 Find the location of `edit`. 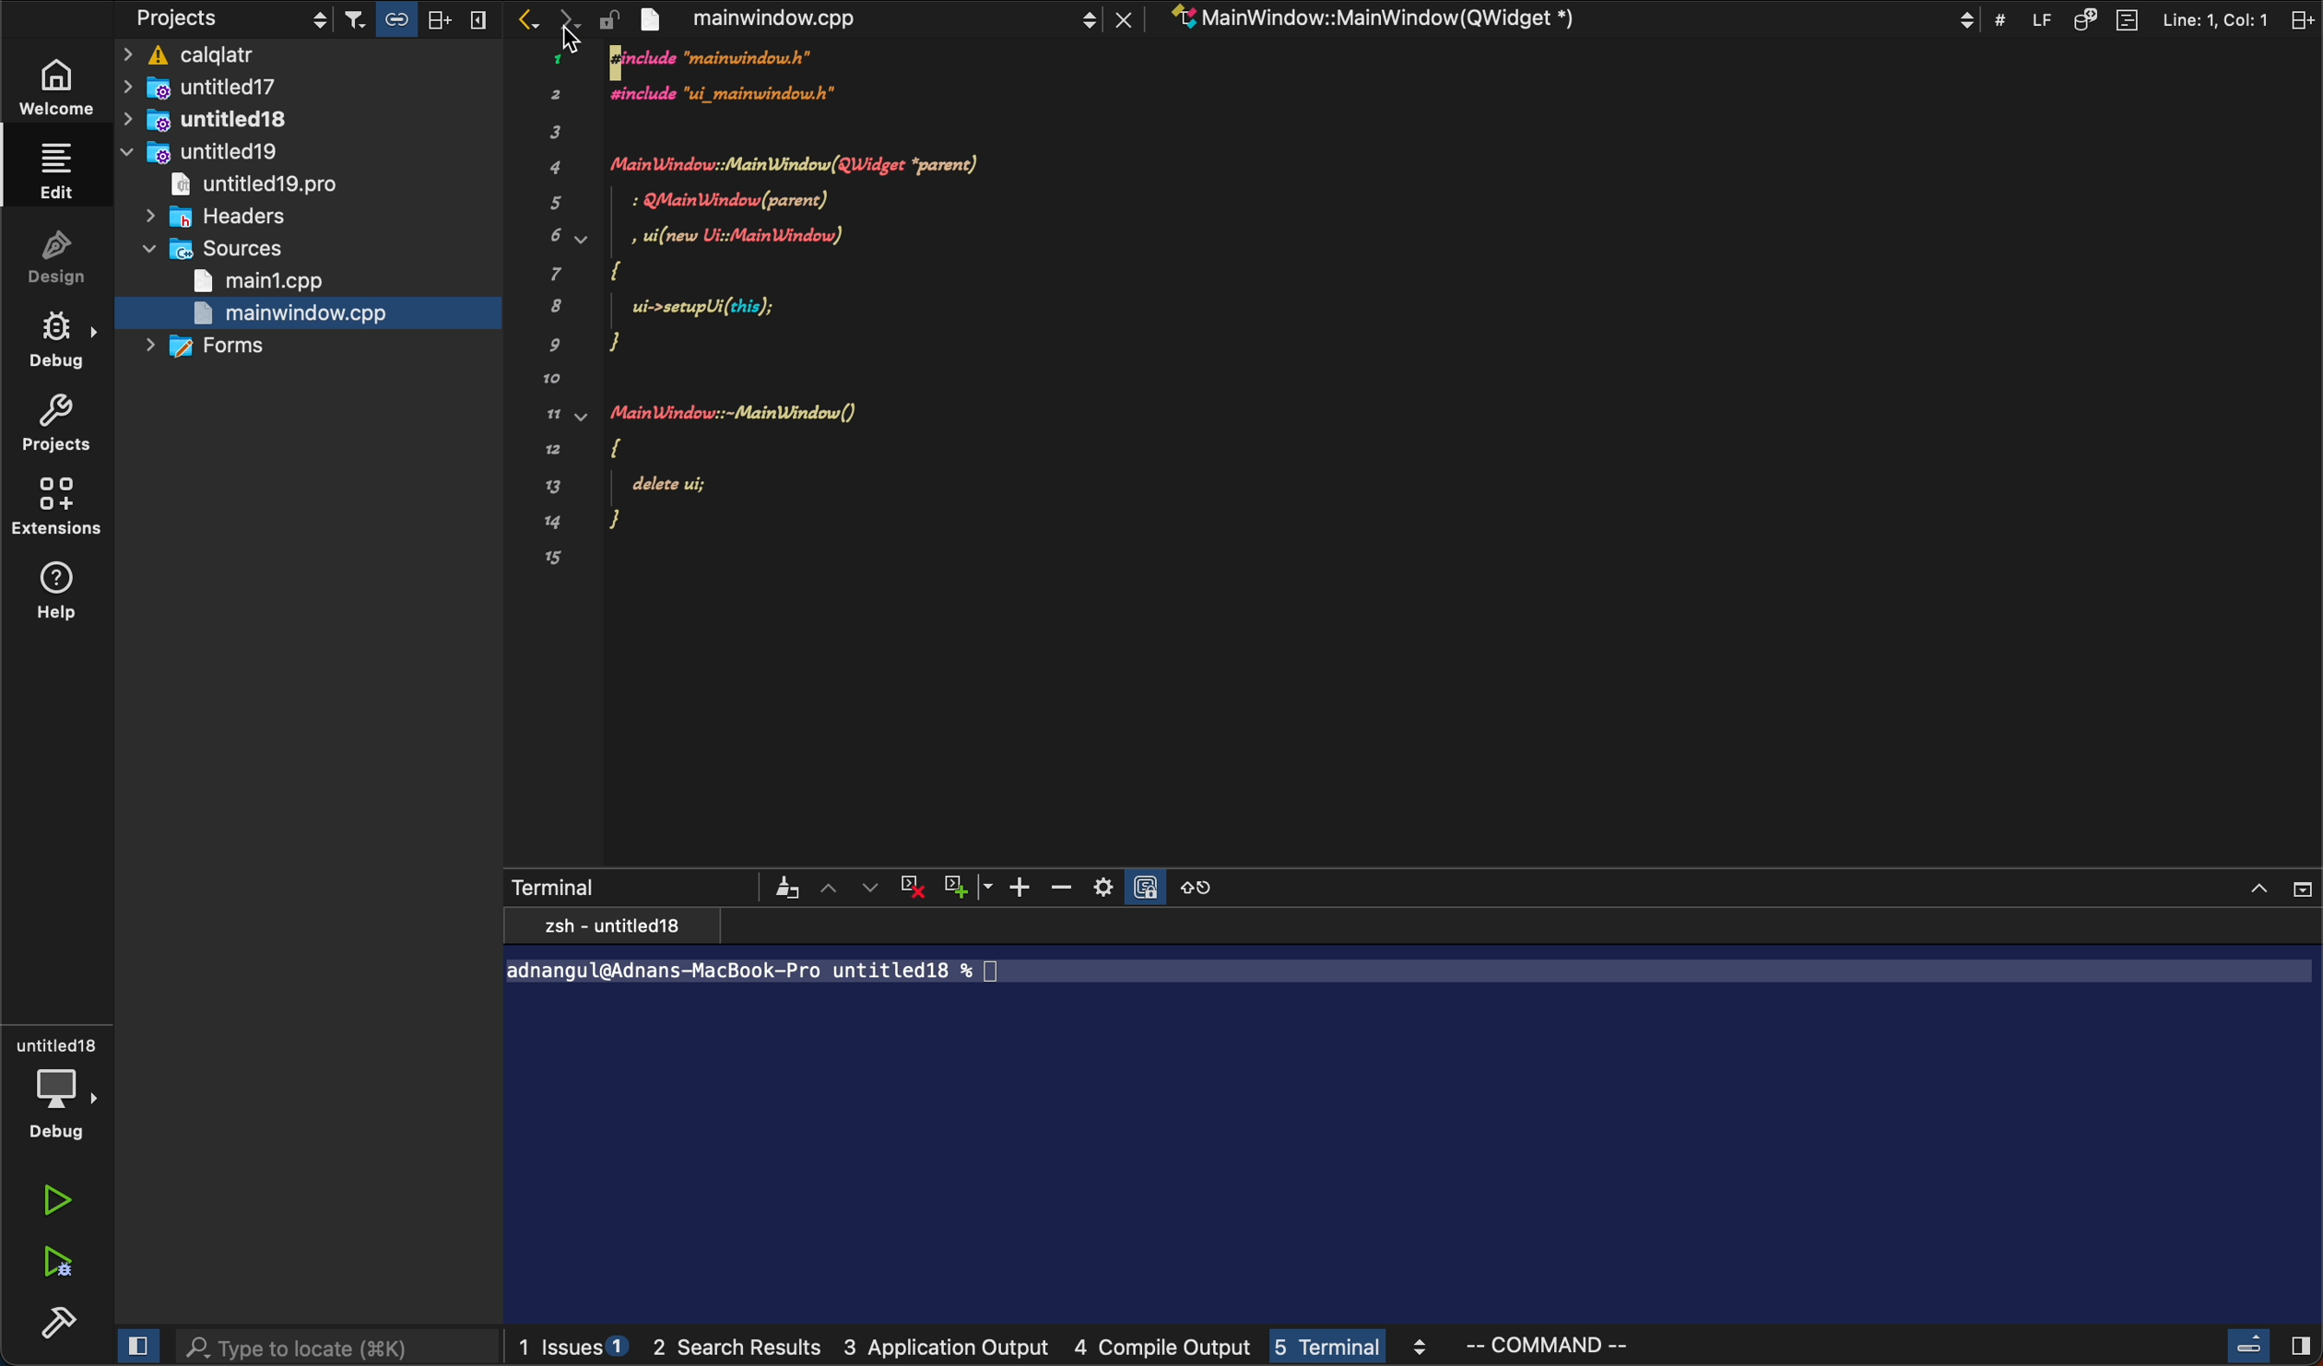

edit is located at coordinates (62, 175).